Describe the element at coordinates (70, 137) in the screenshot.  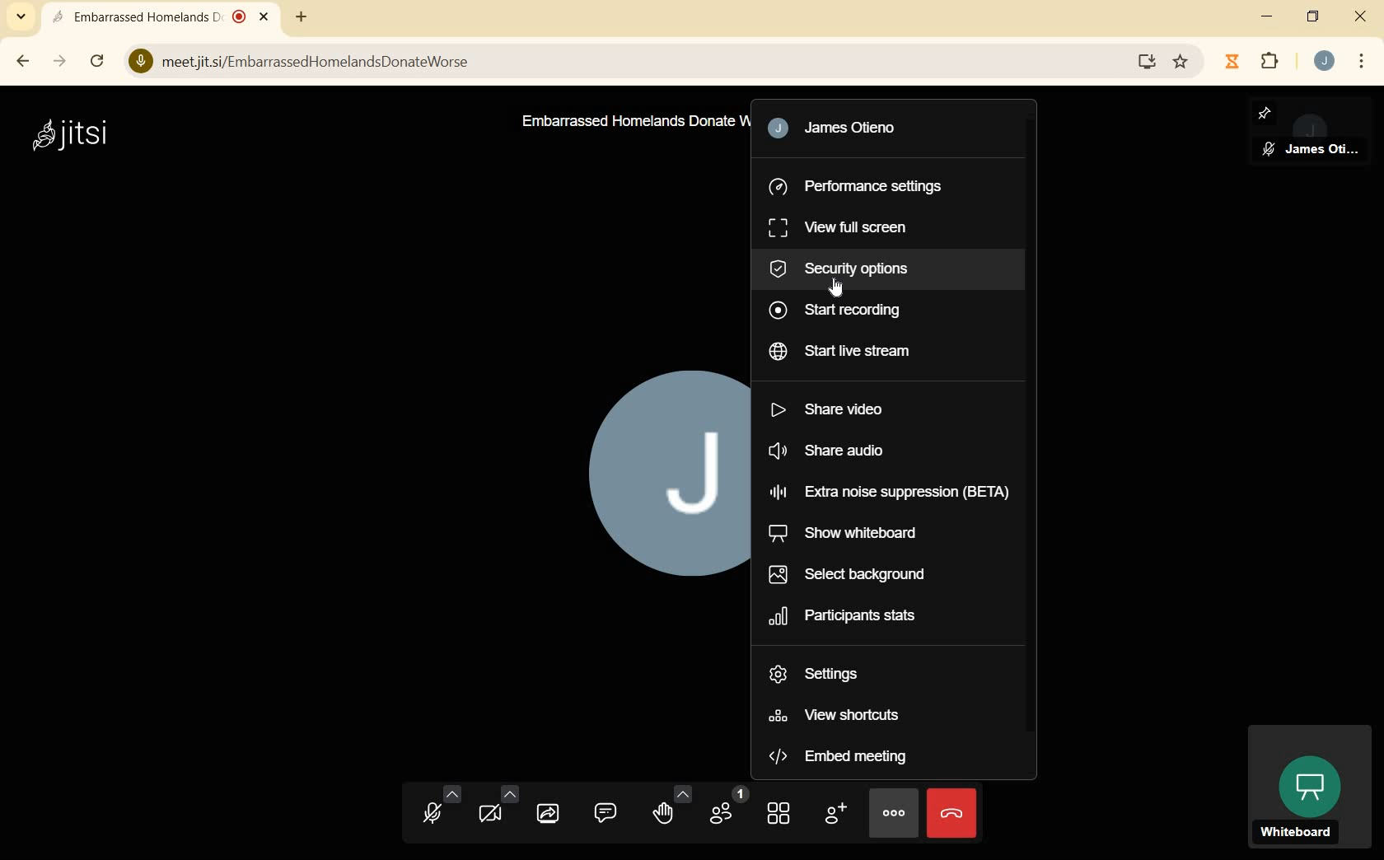
I see `system name` at that location.